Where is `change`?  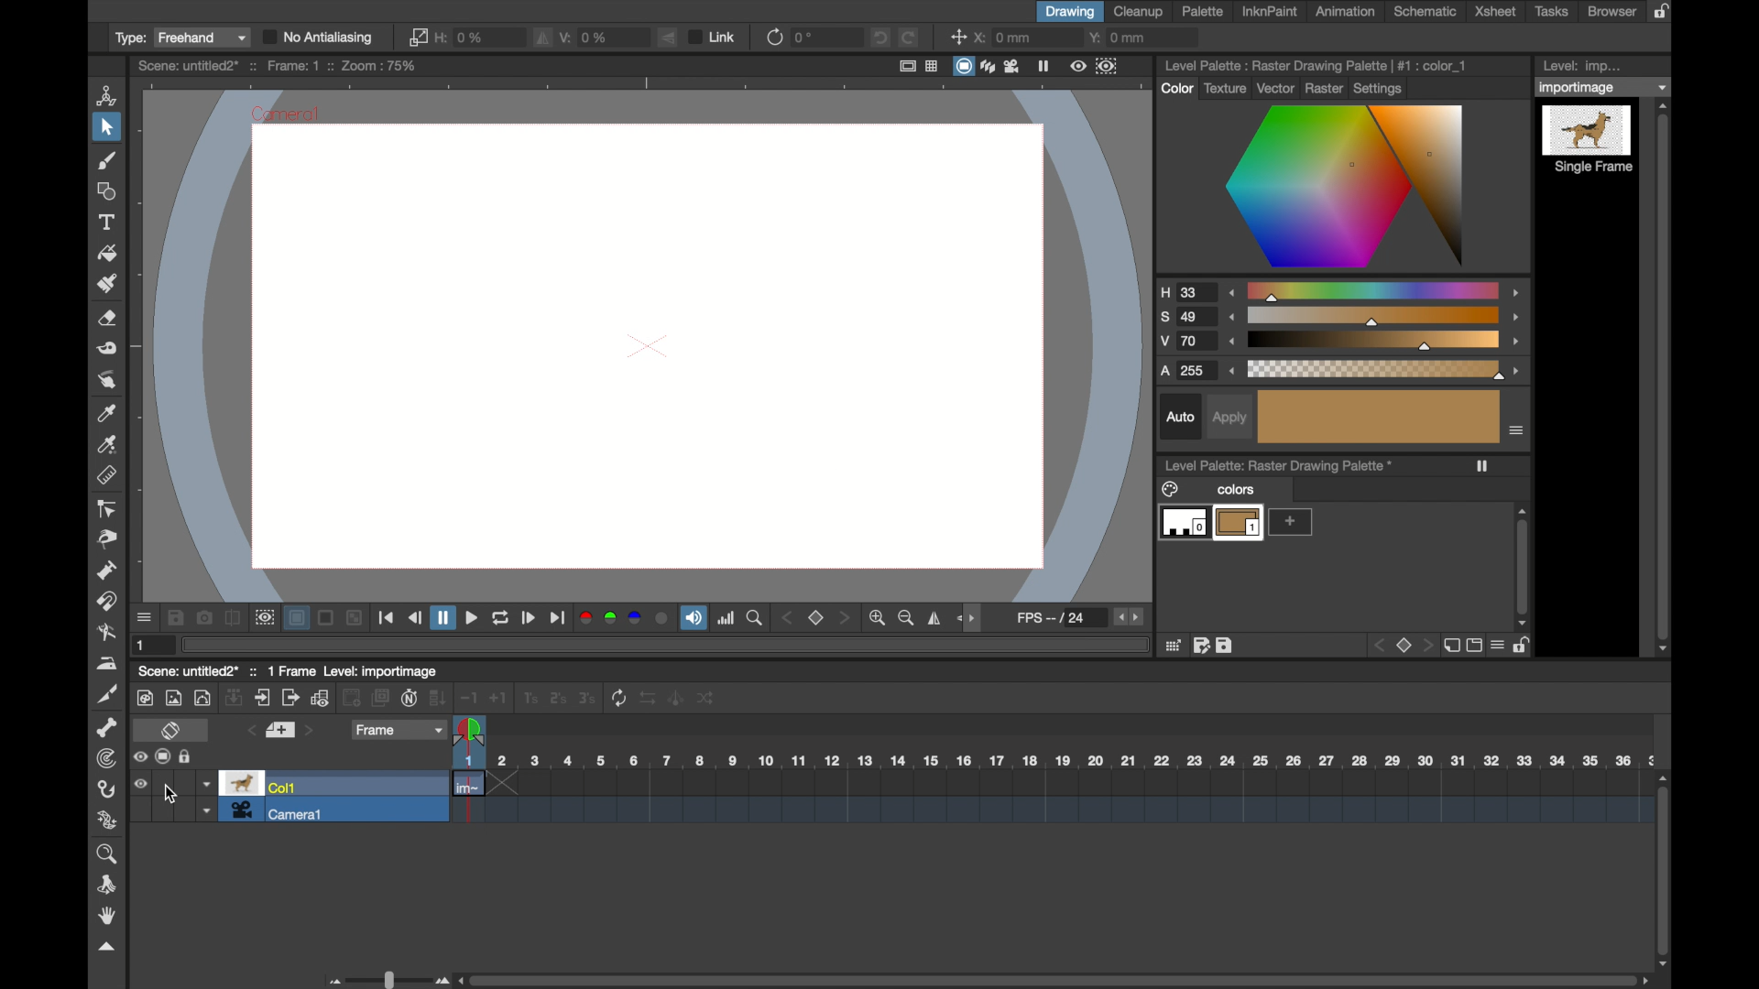 change is located at coordinates (708, 698).